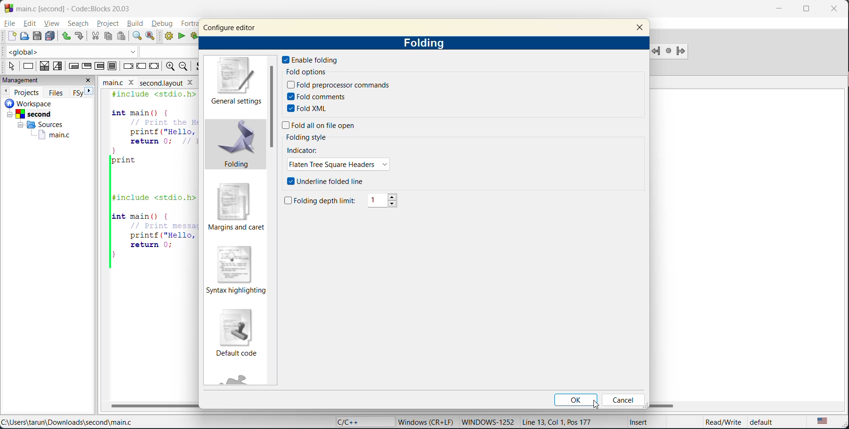 The image size is (849, 429). I want to click on FSy, so click(79, 92).